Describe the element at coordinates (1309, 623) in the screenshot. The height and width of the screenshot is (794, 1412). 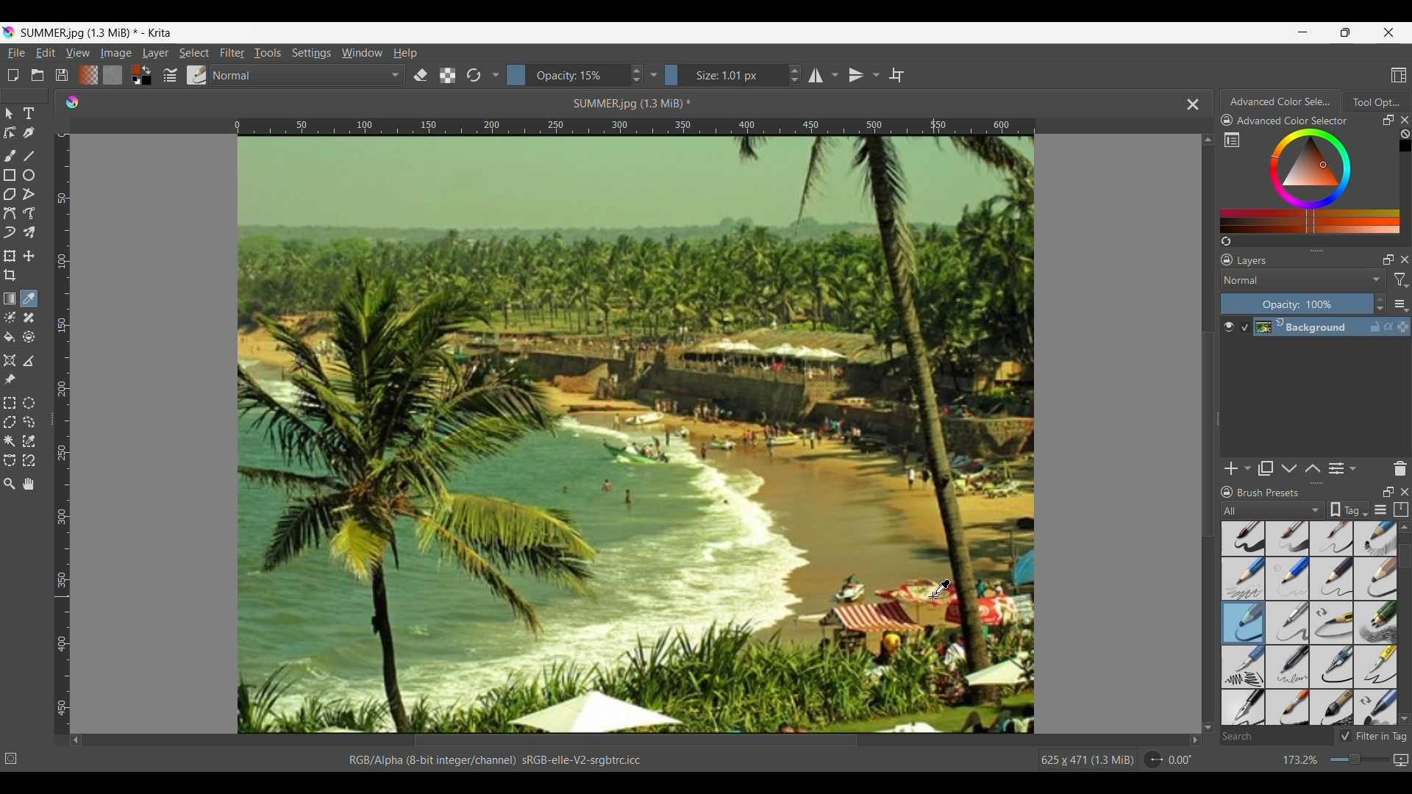
I see `Brush options` at that location.